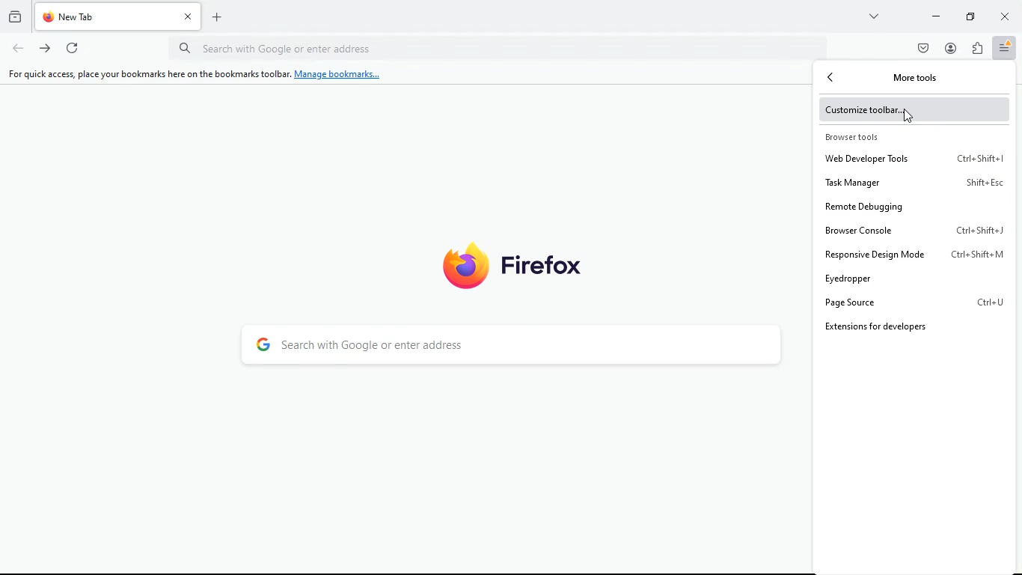 The image size is (1022, 575). Describe the element at coordinates (915, 204) in the screenshot. I see `remote debuggin` at that location.